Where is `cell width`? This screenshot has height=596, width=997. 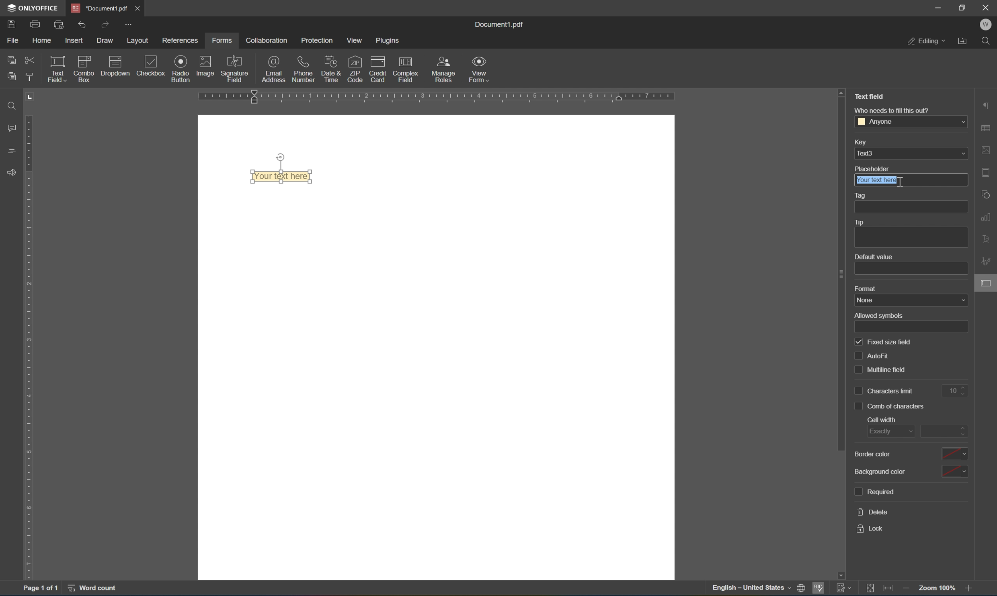
cell width is located at coordinates (882, 419).